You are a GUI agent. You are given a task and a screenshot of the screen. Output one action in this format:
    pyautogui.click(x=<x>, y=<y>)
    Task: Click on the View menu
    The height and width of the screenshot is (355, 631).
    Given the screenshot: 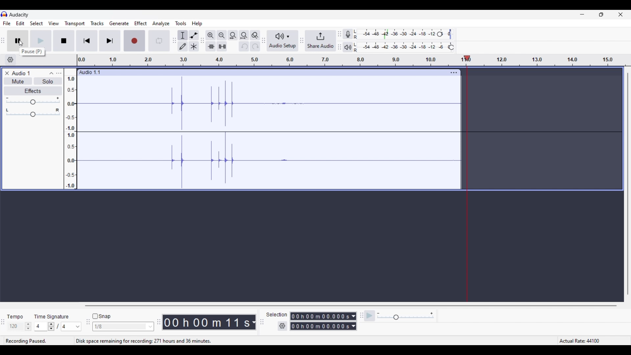 What is the action you would take?
    pyautogui.click(x=54, y=23)
    